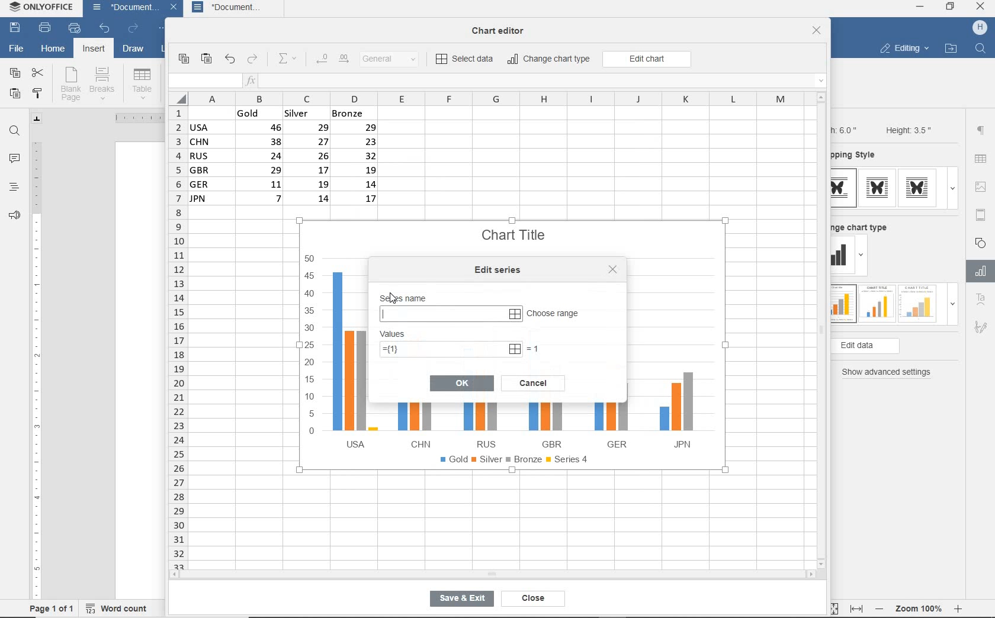 This screenshot has height=618, width=995. What do you see at coordinates (120, 607) in the screenshot?
I see `word count` at bounding box center [120, 607].